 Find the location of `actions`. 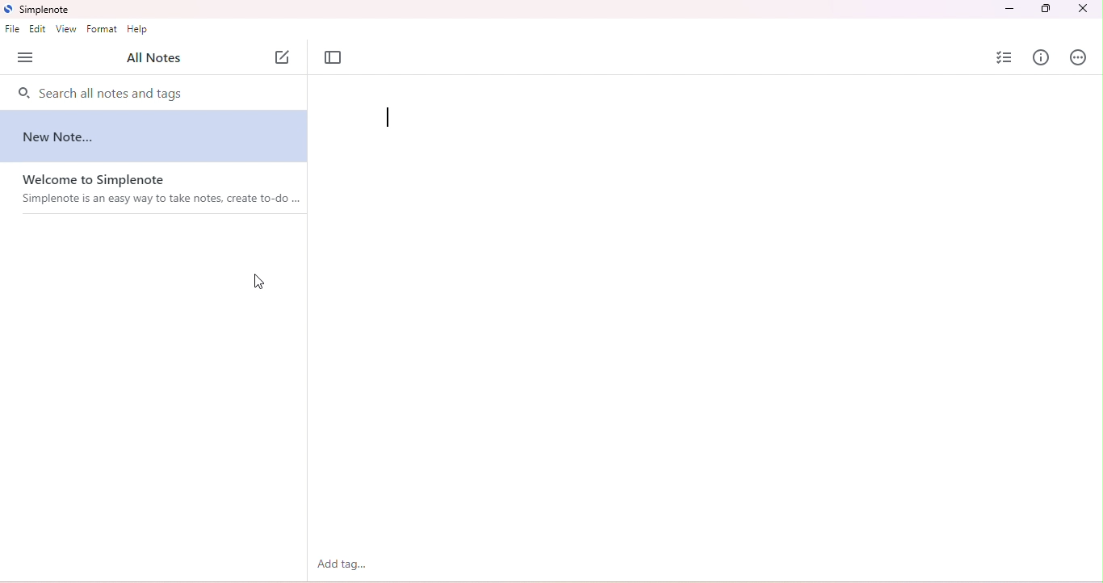

actions is located at coordinates (1080, 57).